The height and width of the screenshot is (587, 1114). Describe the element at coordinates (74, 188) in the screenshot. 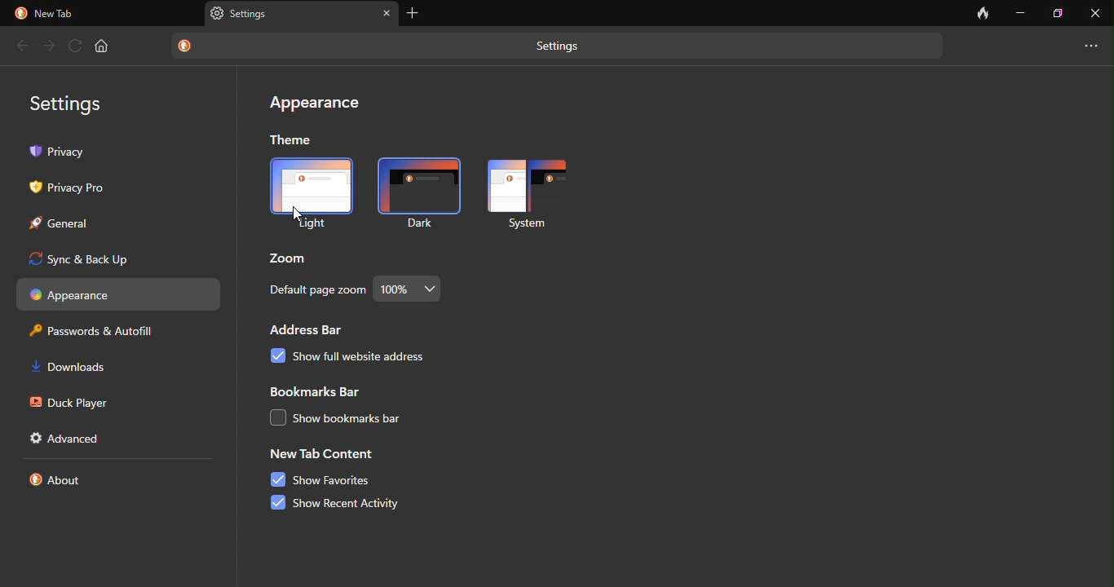

I see `privacy  pro` at that location.